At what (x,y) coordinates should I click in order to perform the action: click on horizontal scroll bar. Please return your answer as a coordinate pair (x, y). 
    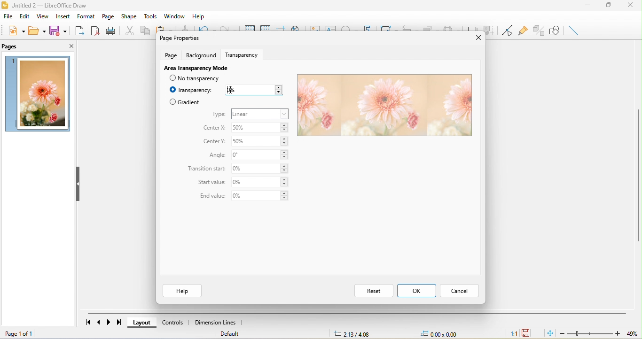
    Looking at the image, I should click on (357, 314).